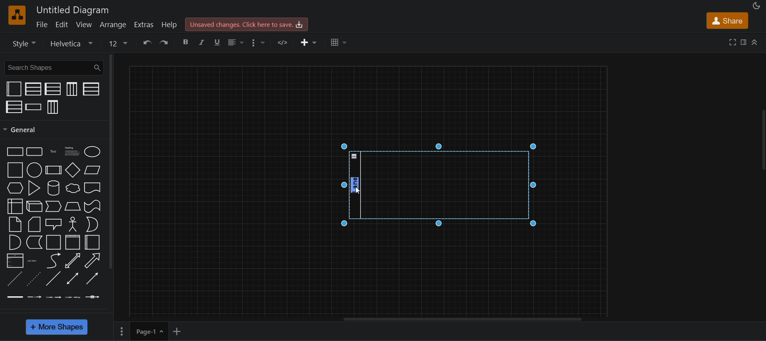 This screenshot has width=766, height=341. I want to click on container, so click(52, 243).